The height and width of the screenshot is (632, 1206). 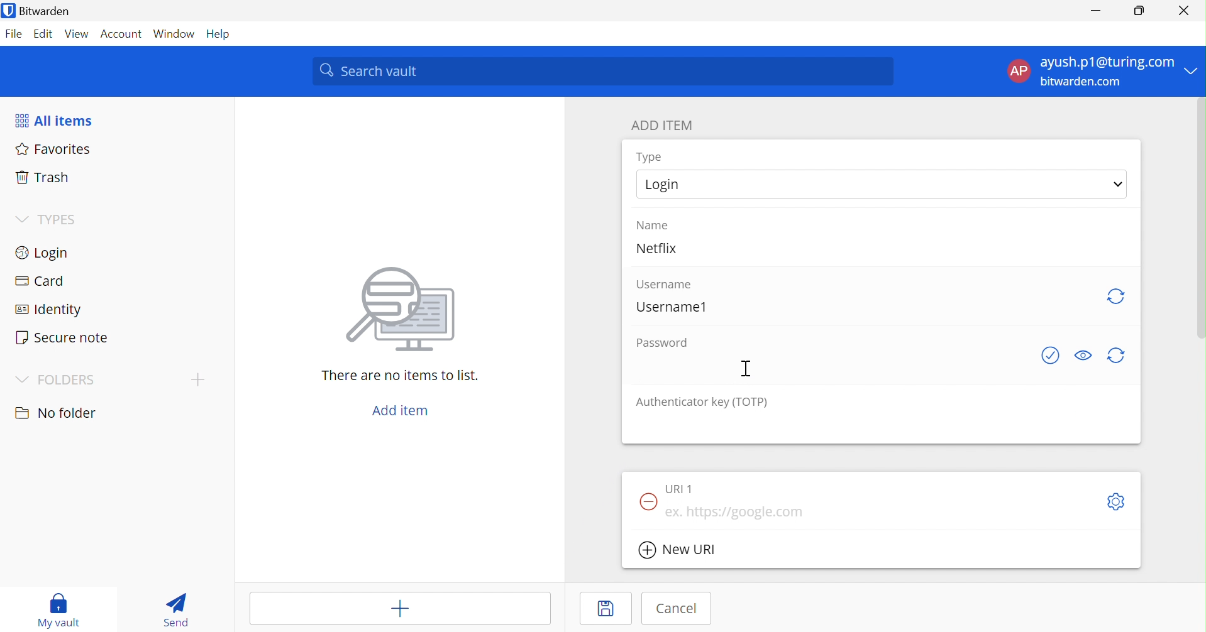 What do you see at coordinates (397, 375) in the screenshot?
I see `There are no items to list.` at bounding box center [397, 375].